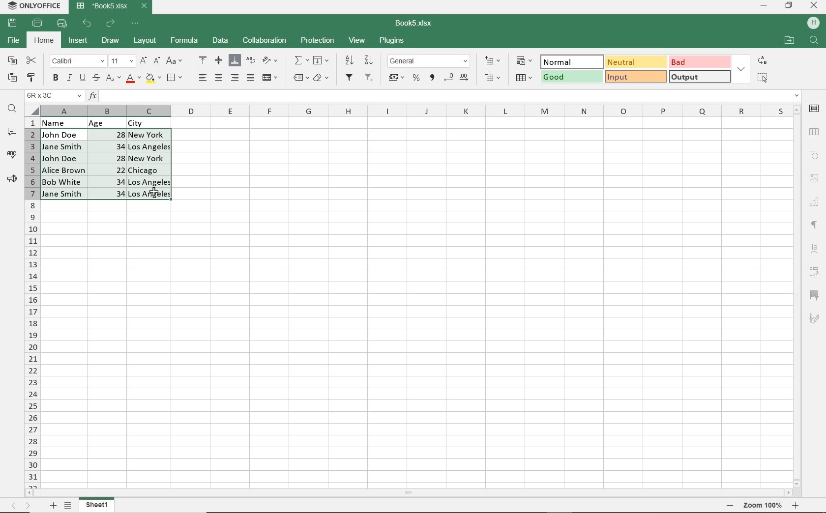  What do you see at coordinates (185, 41) in the screenshot?
I see `FORMULA` at bounding box center [185, 41].